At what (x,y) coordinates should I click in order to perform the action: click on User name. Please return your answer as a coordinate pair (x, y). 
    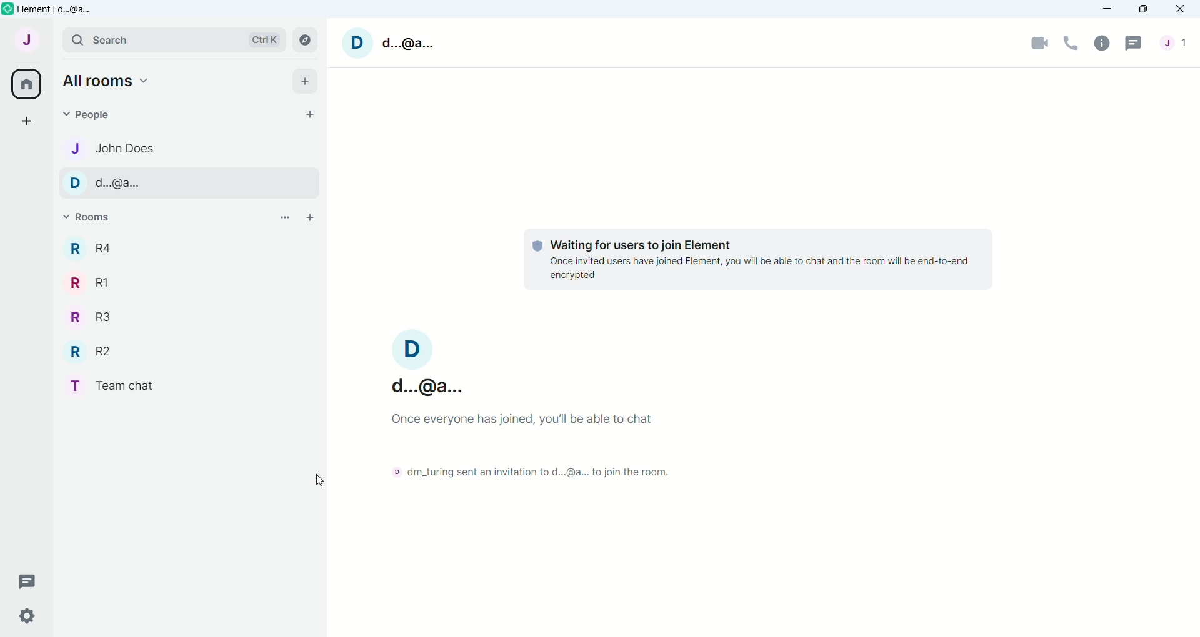
    Looking at the image, I should click on (428, 362).